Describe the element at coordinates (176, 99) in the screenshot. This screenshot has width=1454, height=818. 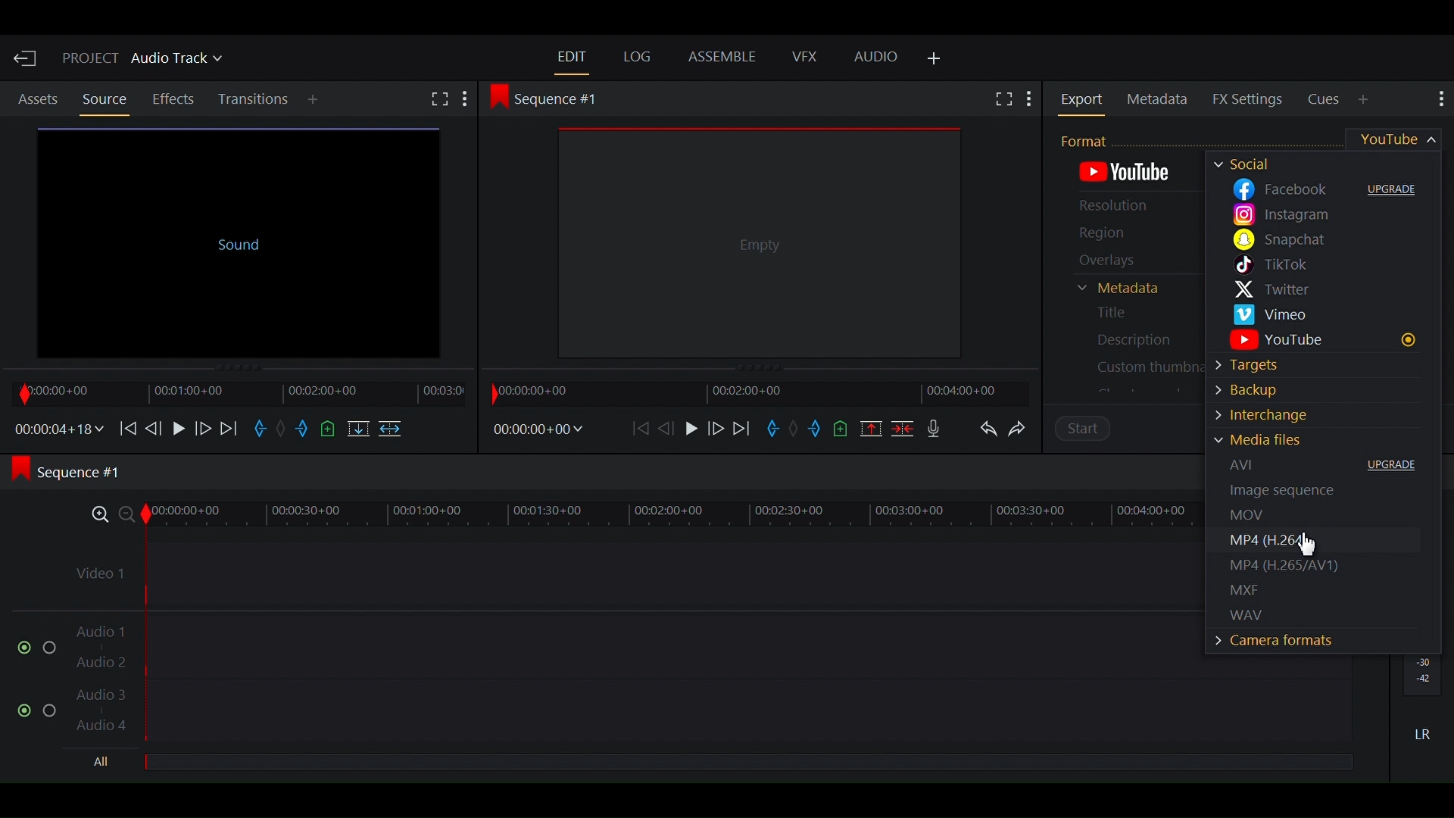
I see `Effects` at that location.